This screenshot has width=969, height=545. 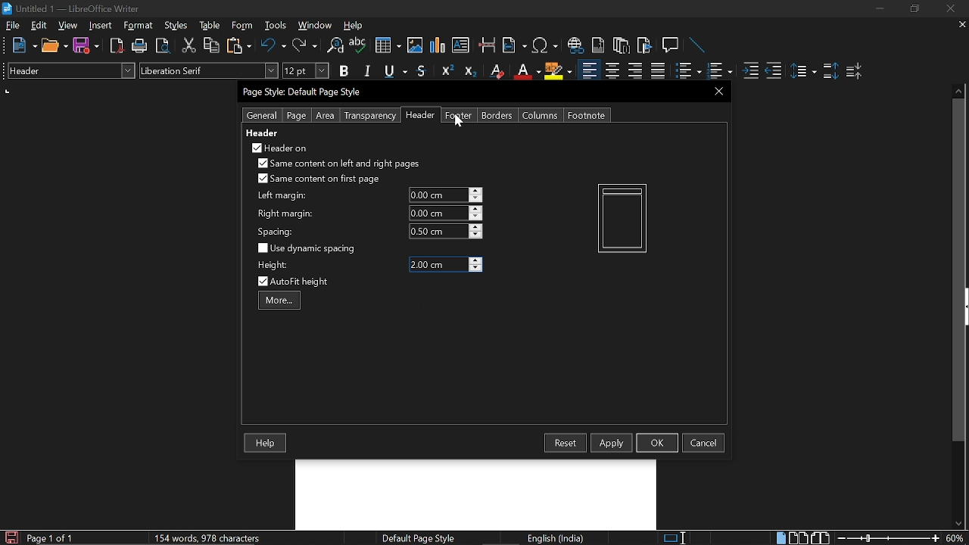 What do you see at coordinates (703, 443) in the screenshot?
I see `cancel` at bounding box center [703, 443].